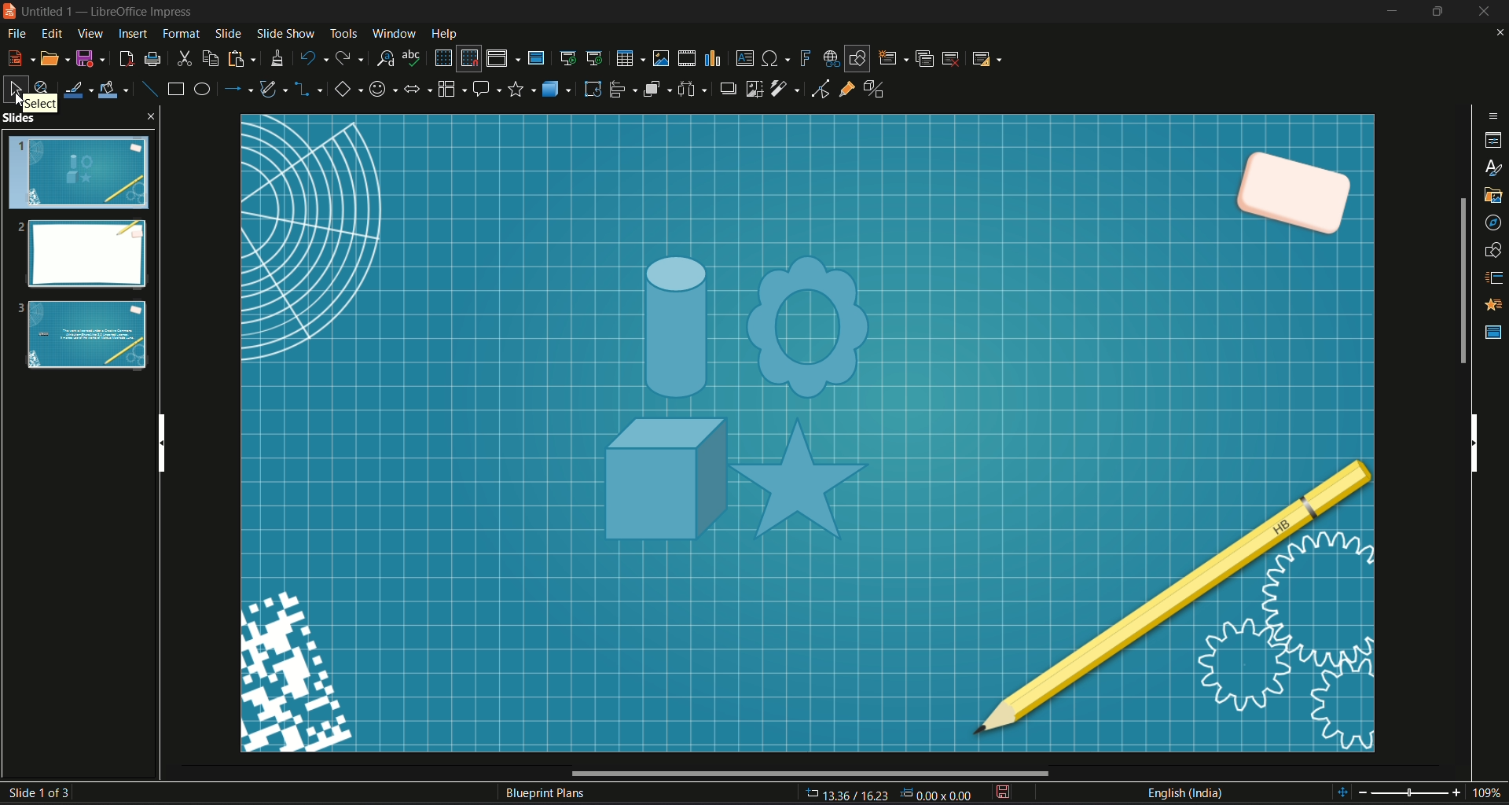 Image resolution: width=1509 pixels, height=805 pixels. What do you see at coordinates (1002, 793) in the screenshot?
I see `save` at bounding box center [1002, 793].